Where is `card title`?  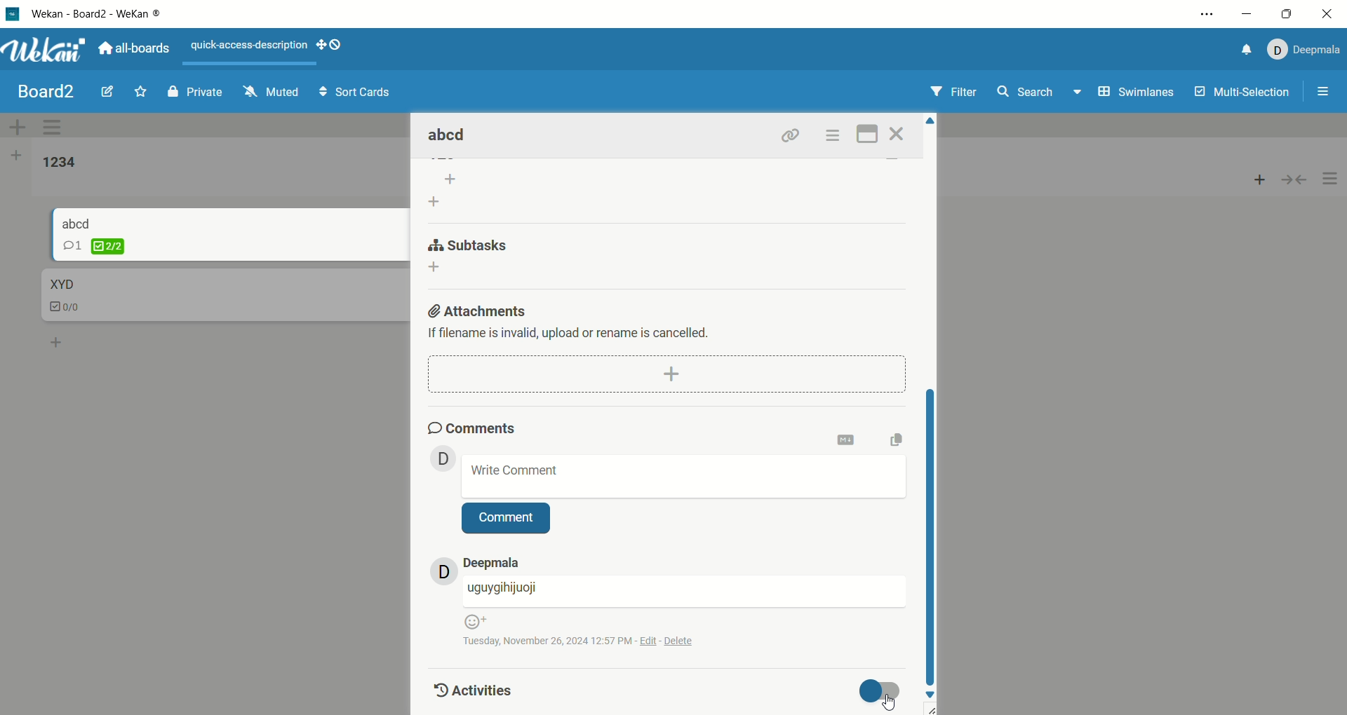 card title is located at coordinates (60, 285).